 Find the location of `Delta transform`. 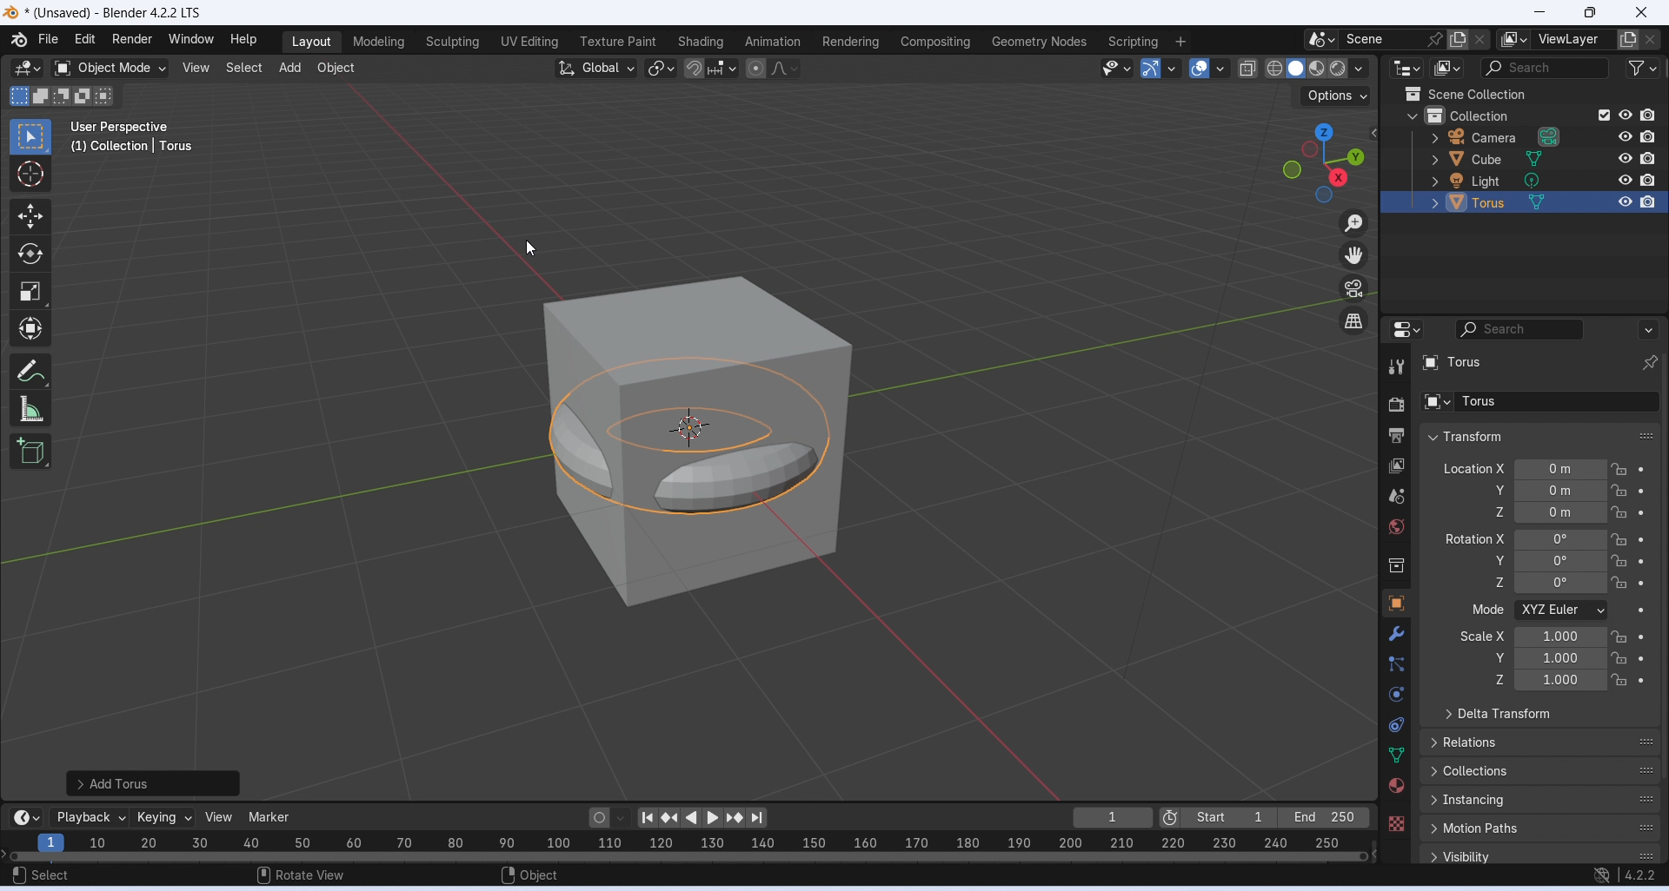

Delta transform is located at coordinates (1499, 715).